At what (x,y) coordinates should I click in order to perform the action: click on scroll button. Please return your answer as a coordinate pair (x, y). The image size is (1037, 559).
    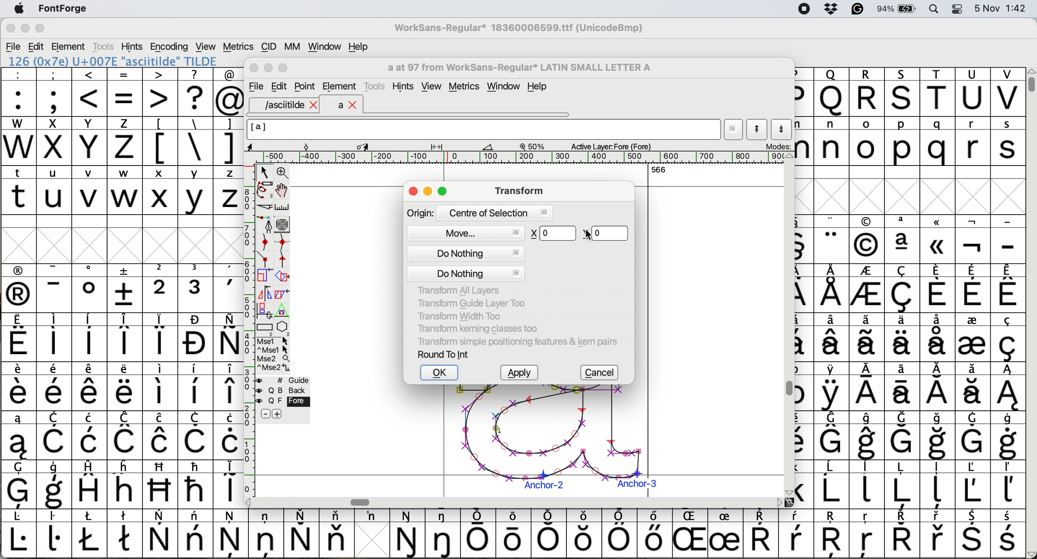
    Looking at the image, I should click on (779, 502).